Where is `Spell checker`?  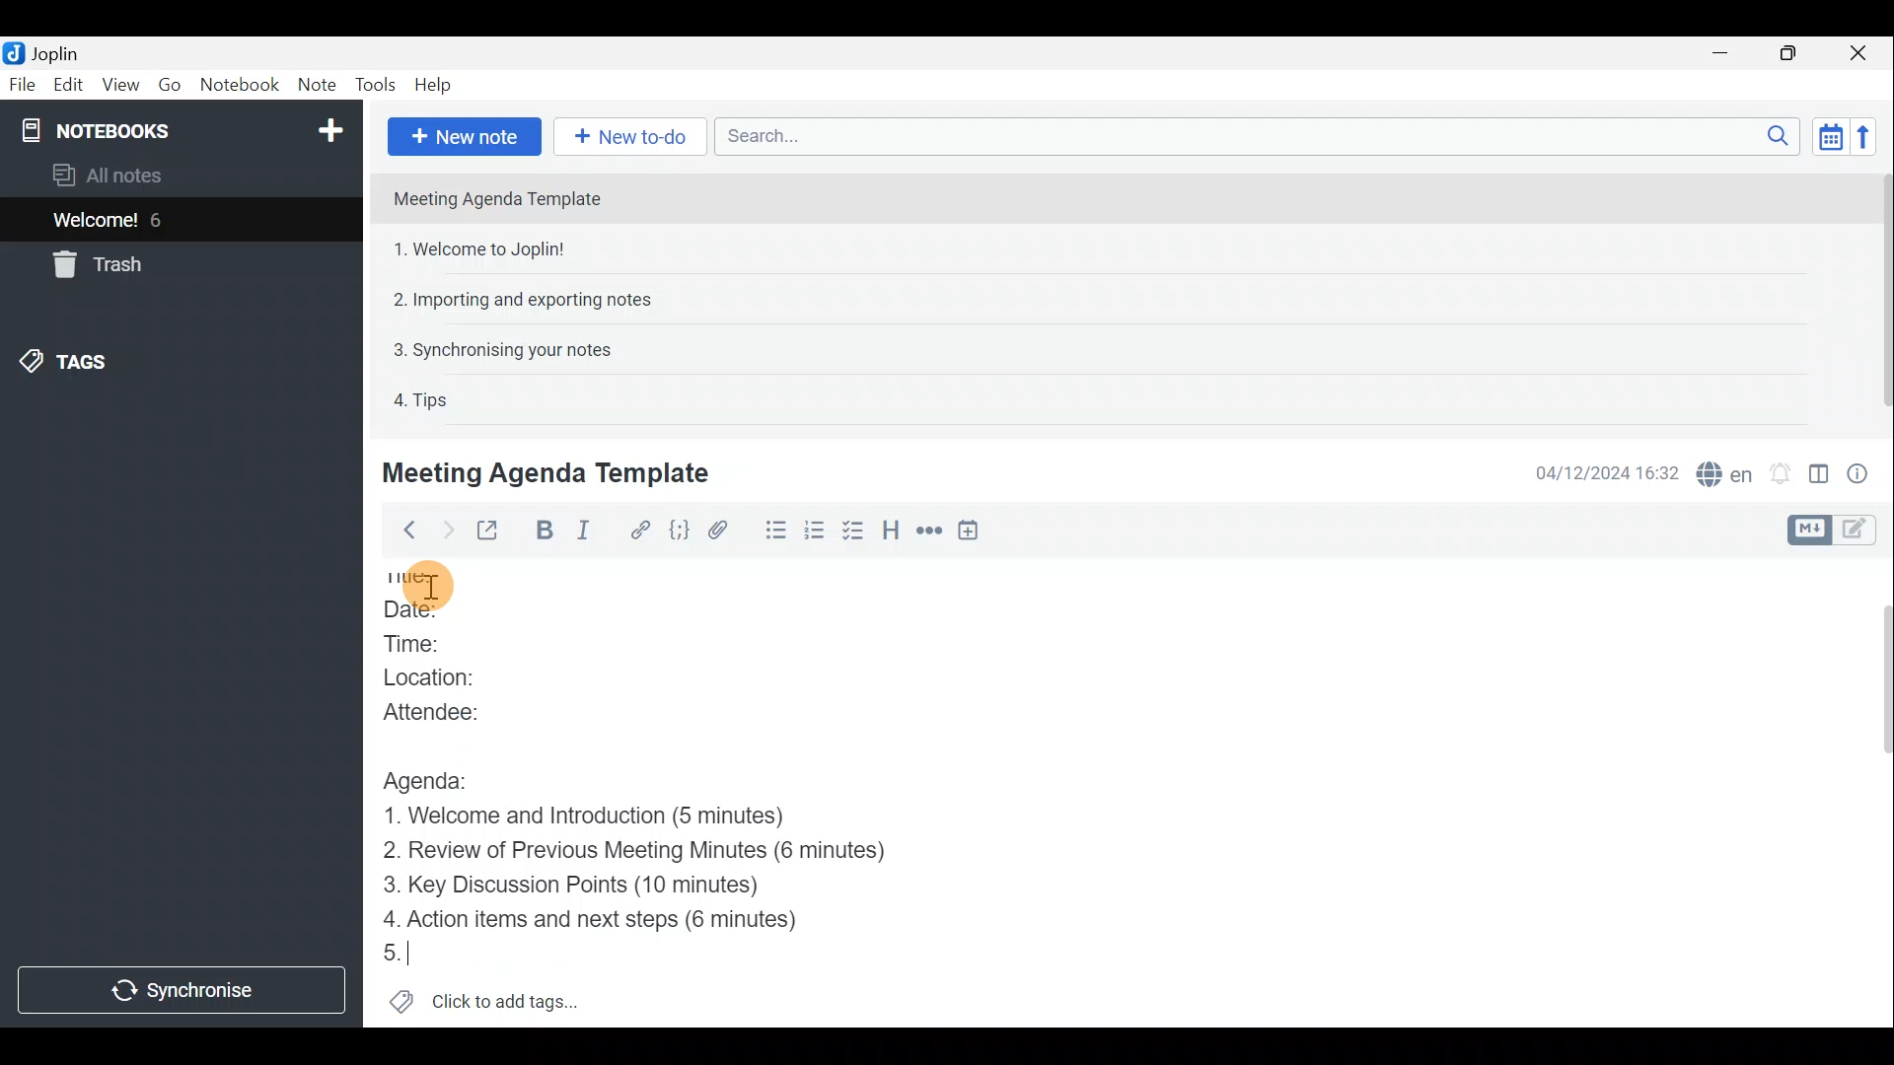 Spell checker is located at coordinates (1726, 471).